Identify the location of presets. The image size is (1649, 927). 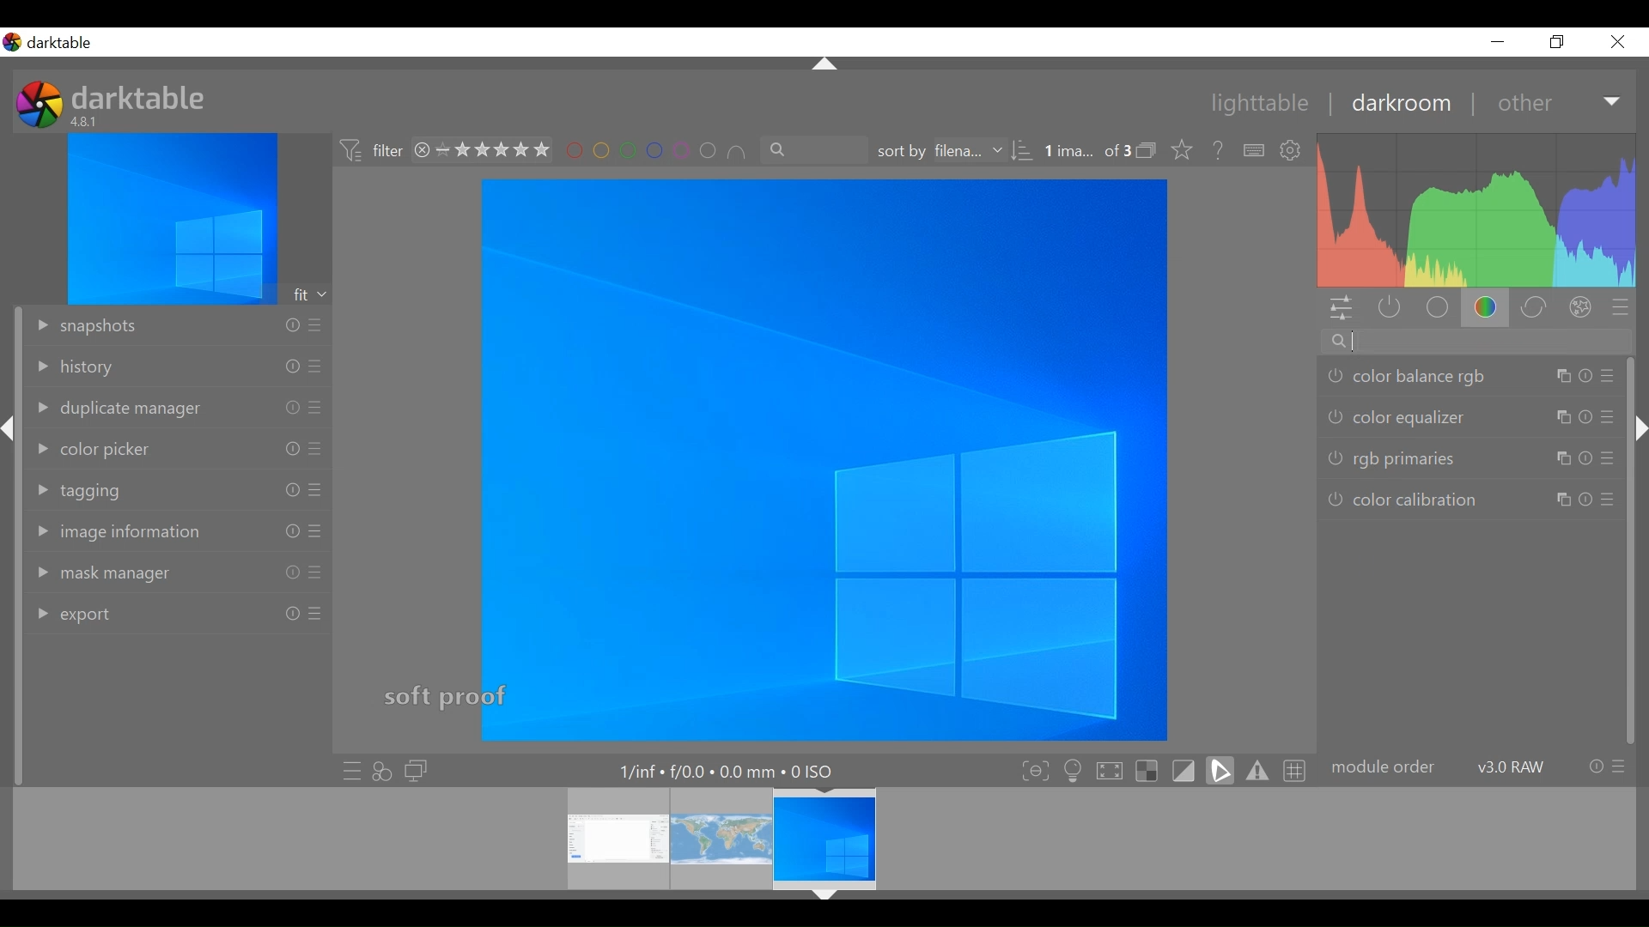
(317, 531).